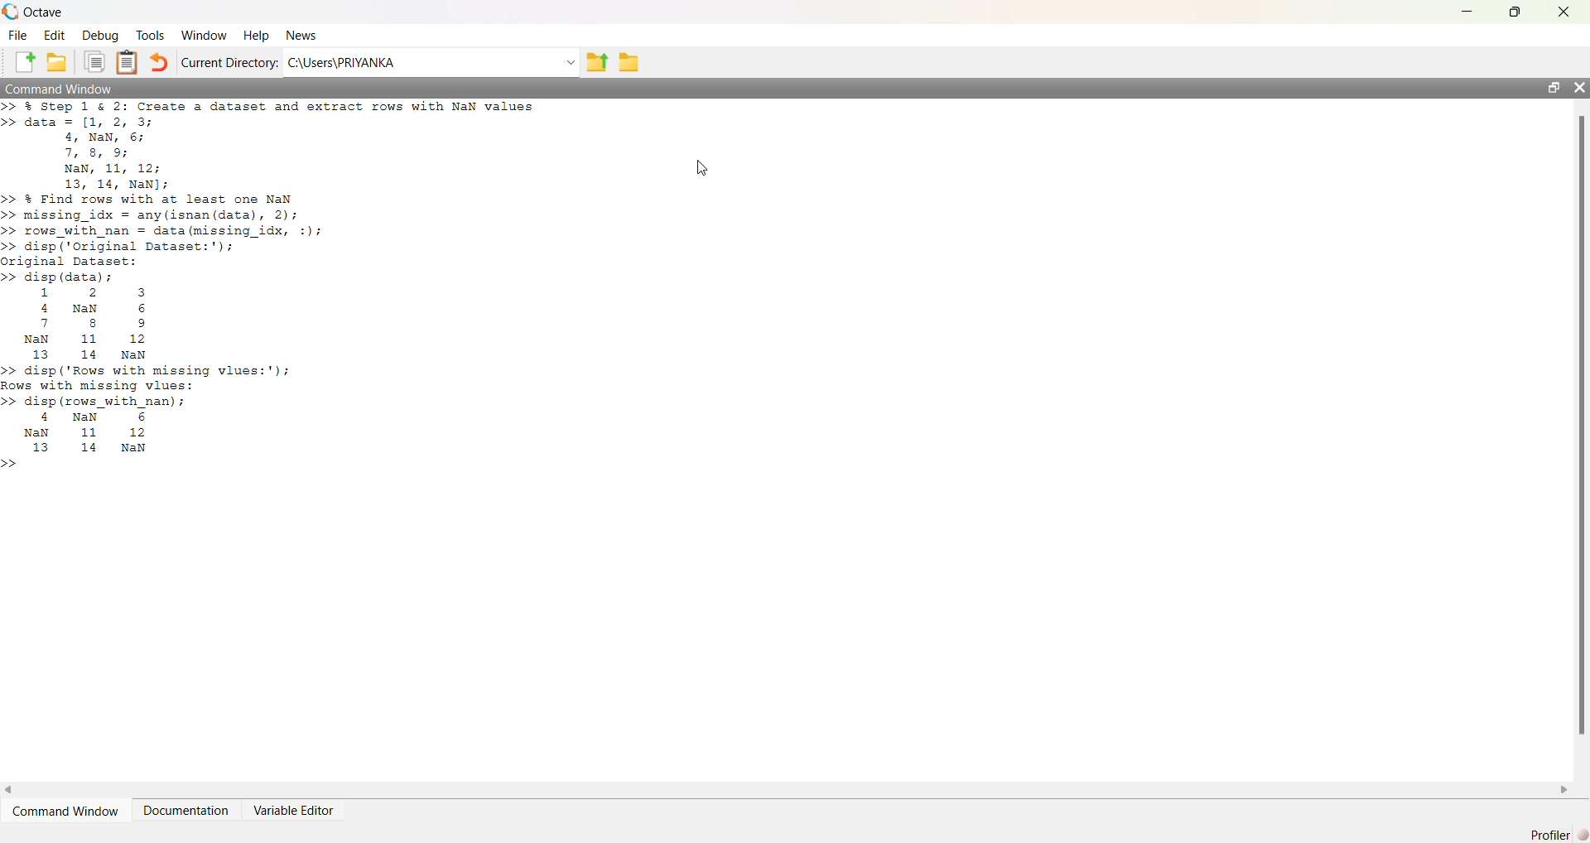 The width and height of the screenshot is (1590, 843). Describe the element at coordinates (596, 64) in the screenshot. I see `previous folder` at that location.